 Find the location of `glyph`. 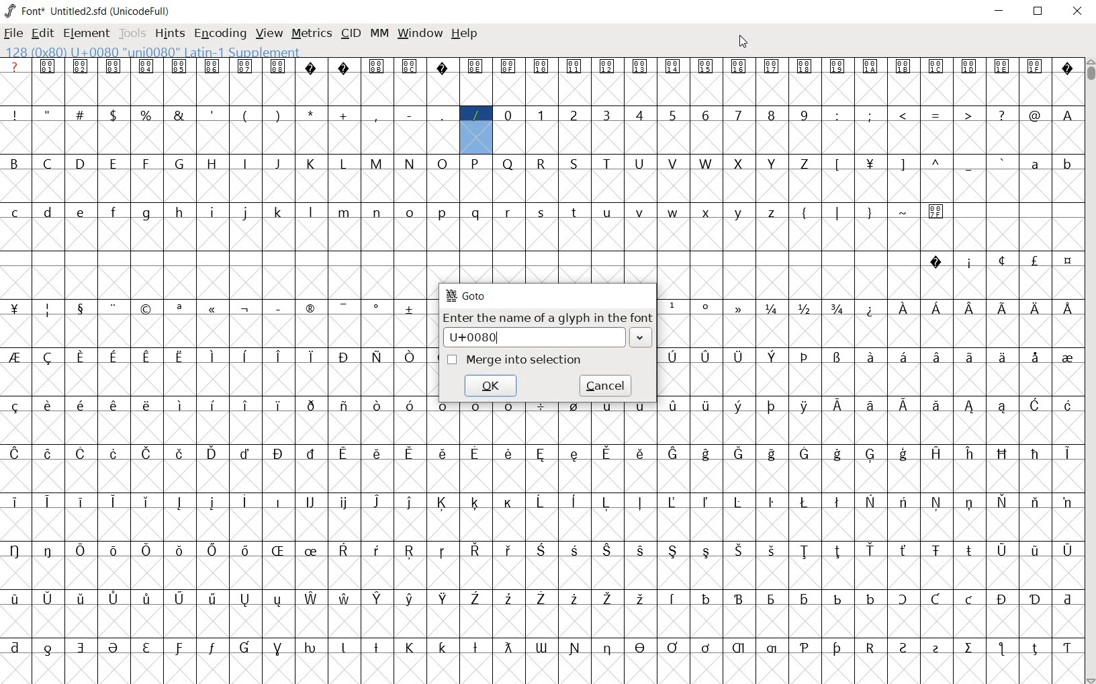

glyph is located at coordinates (772, 309).